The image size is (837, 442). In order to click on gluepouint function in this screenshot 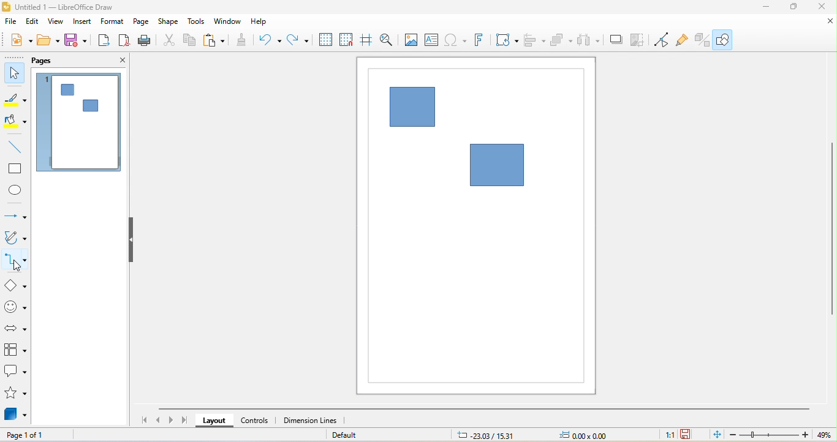, I will do `click(684, 39)`.